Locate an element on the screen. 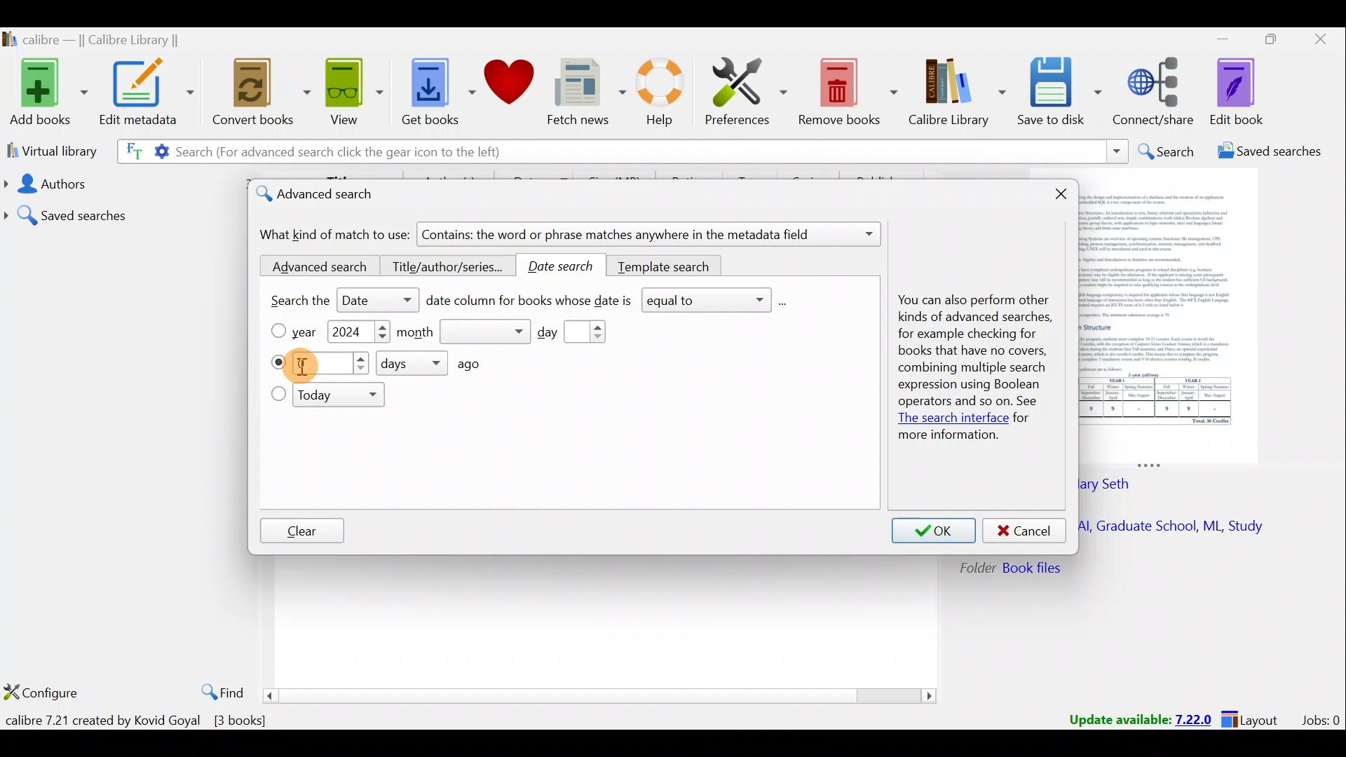 This screenshot has width=1346, height=757. Saved searches is located at coordinates (1265, 153).